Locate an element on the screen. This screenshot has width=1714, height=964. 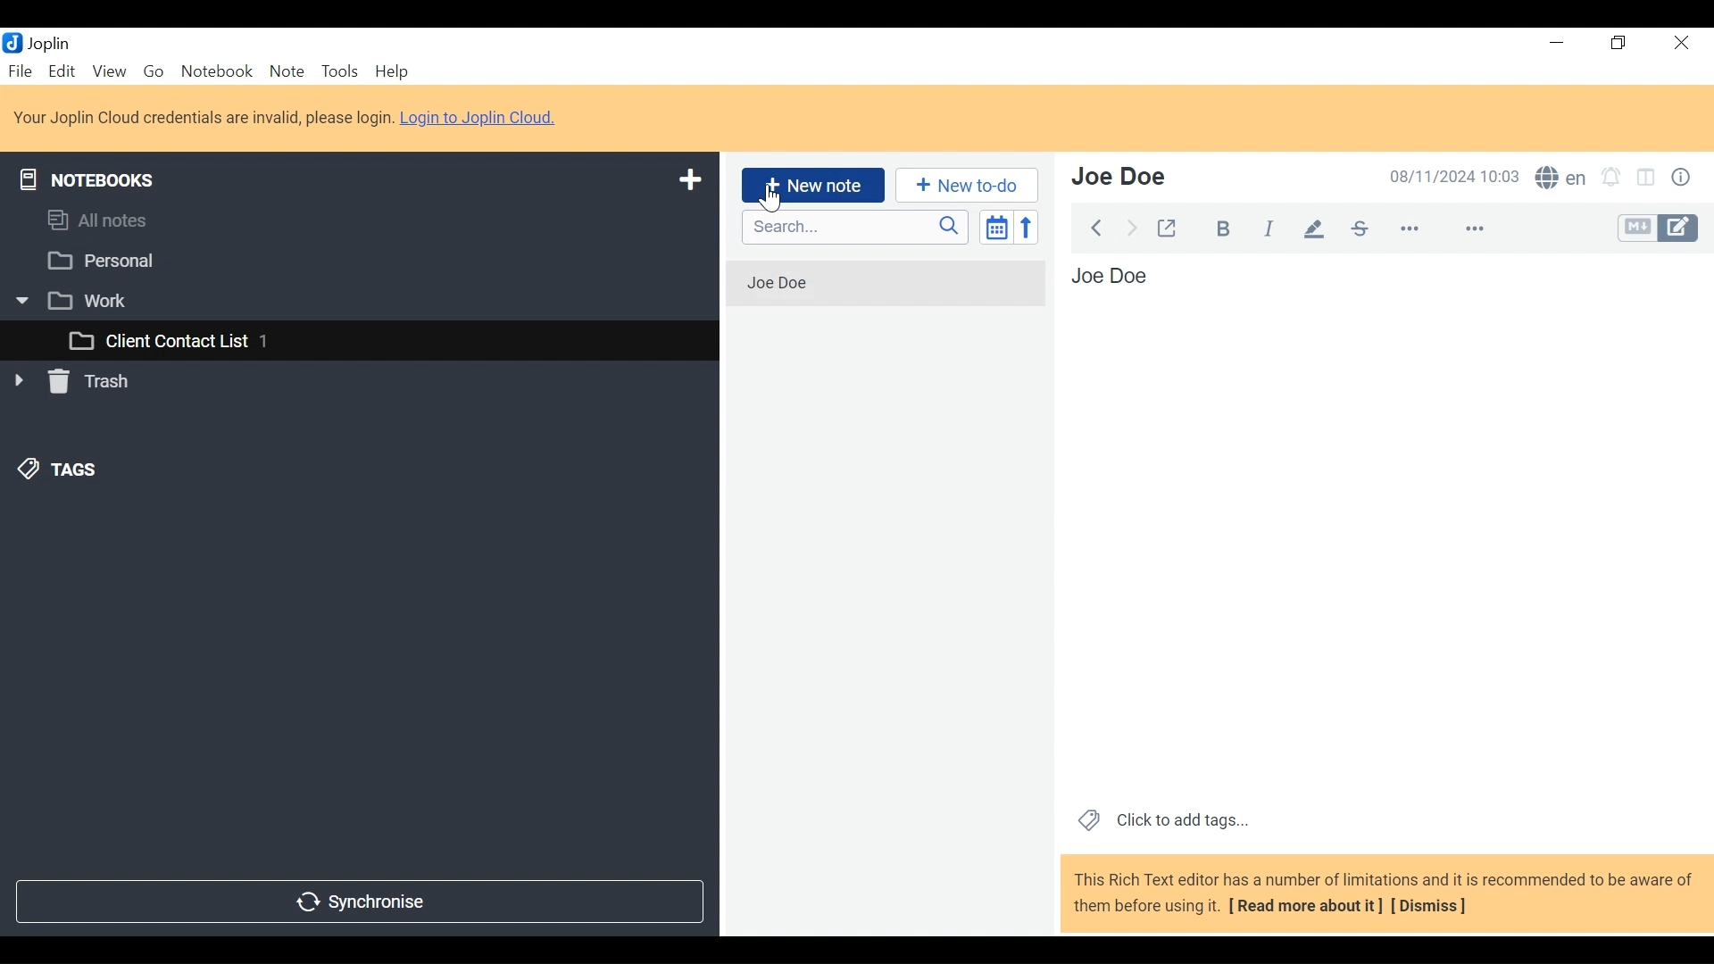
Edit is located at coordinates (63, 71).